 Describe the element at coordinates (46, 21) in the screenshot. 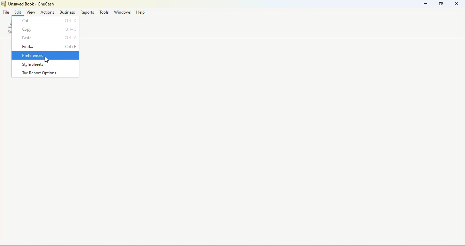

I see `Cut` at that location.